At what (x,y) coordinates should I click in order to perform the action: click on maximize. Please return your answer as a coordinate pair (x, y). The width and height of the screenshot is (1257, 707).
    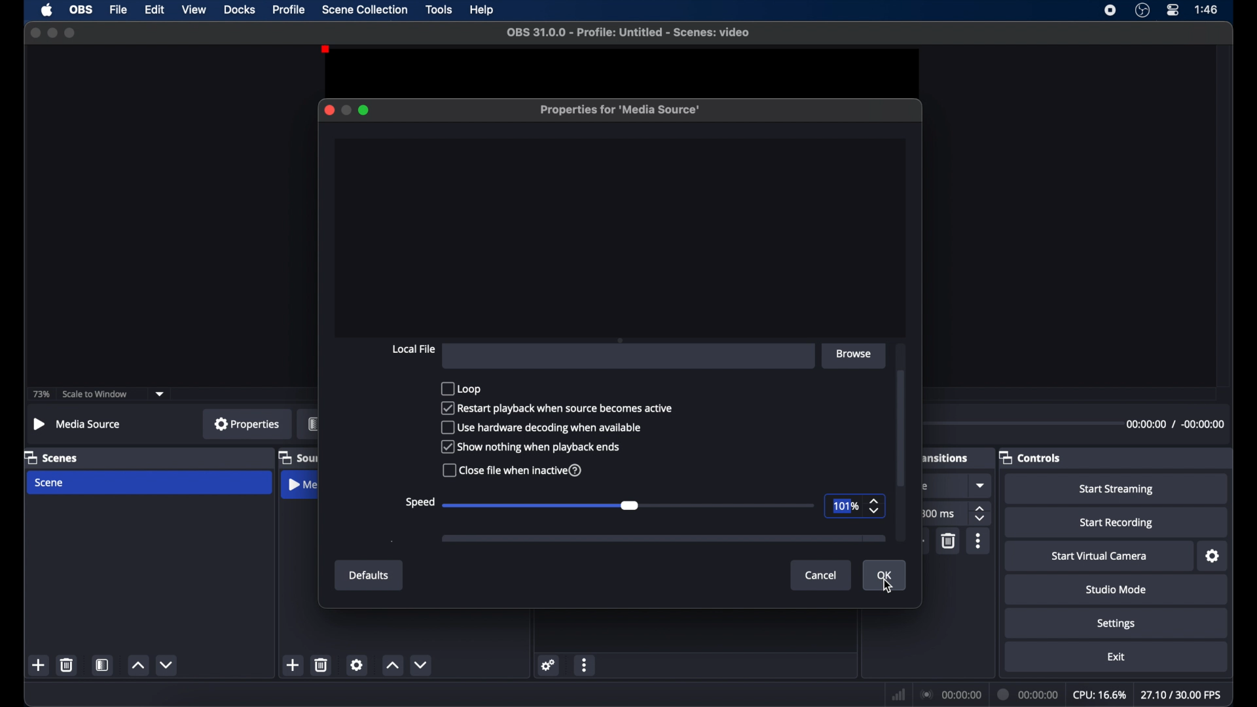
    Looking at the image, I should click on (365, 110).